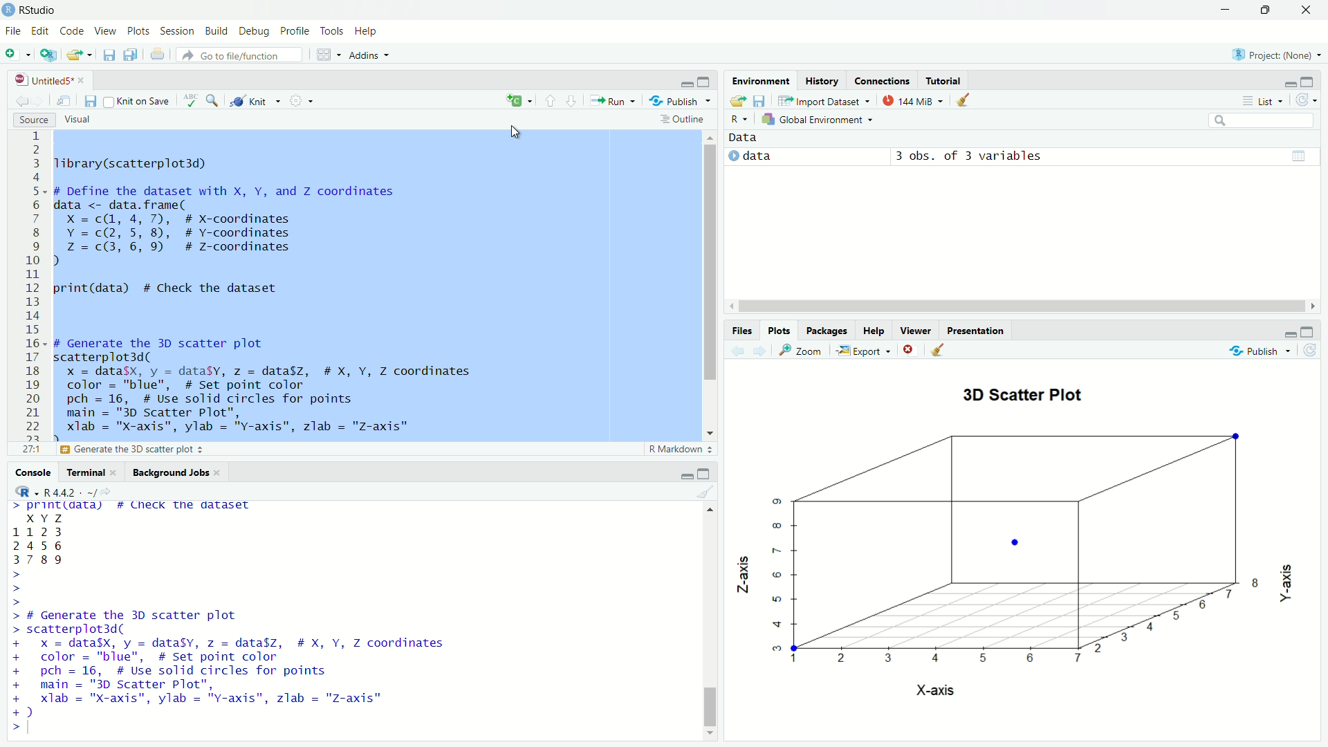 The image size is (1328, 747). I want to click on data, so click(761, 158).